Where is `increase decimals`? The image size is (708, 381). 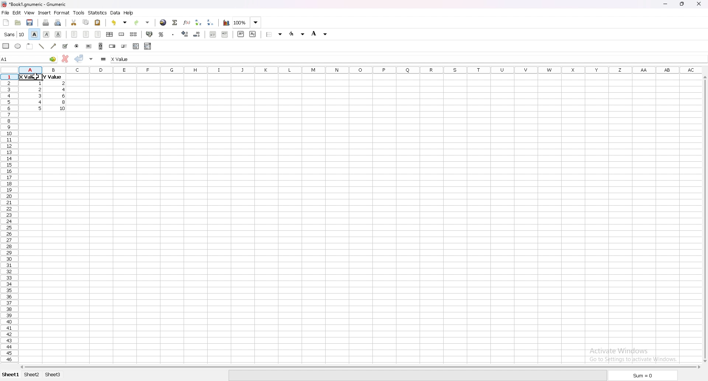
increase decimals is located at coordinates (185, 34).